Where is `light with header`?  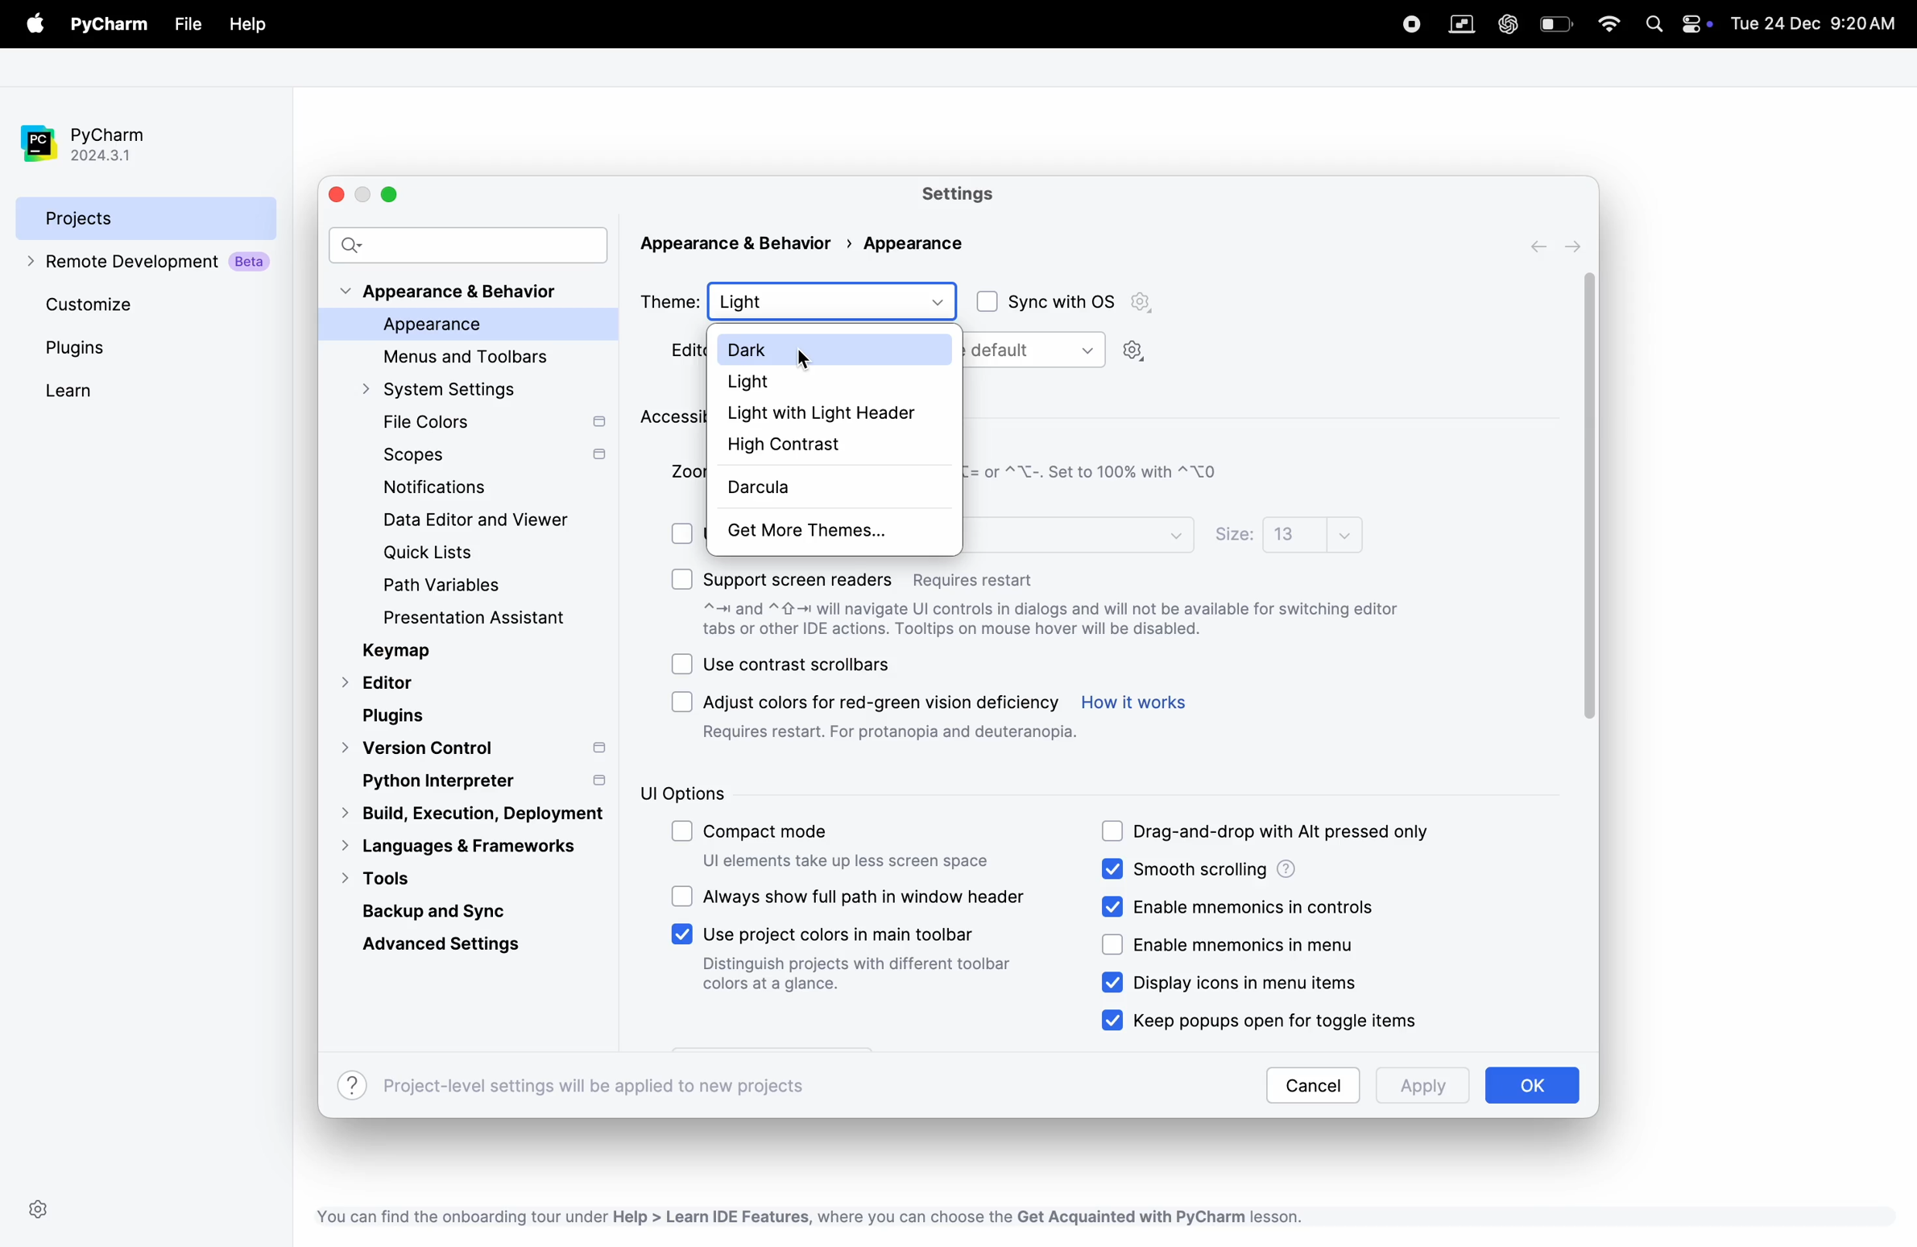
light with header is located at coordinates (833, 411).